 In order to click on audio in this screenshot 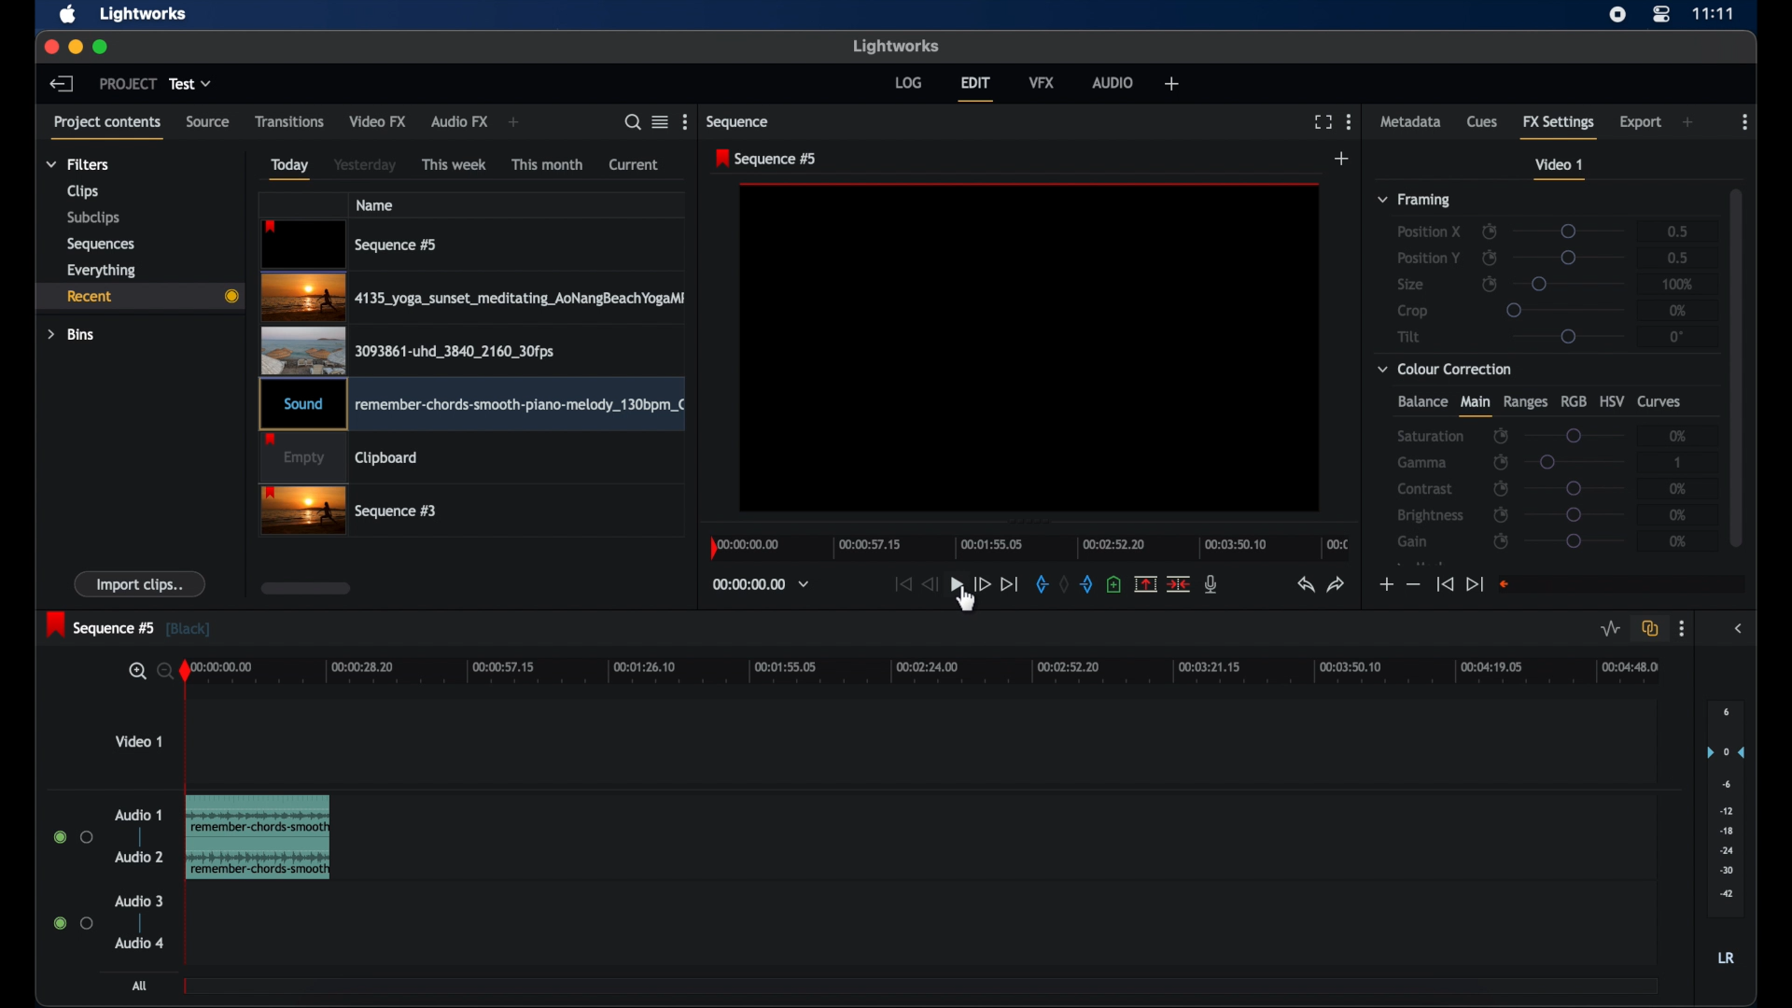, I will do `click(139, 943)`.